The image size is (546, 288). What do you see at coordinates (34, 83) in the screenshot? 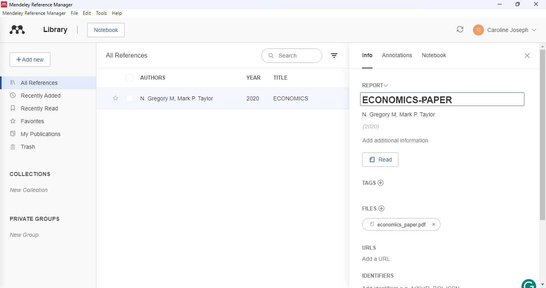
I see `all references` at bounding box center [34, 83].